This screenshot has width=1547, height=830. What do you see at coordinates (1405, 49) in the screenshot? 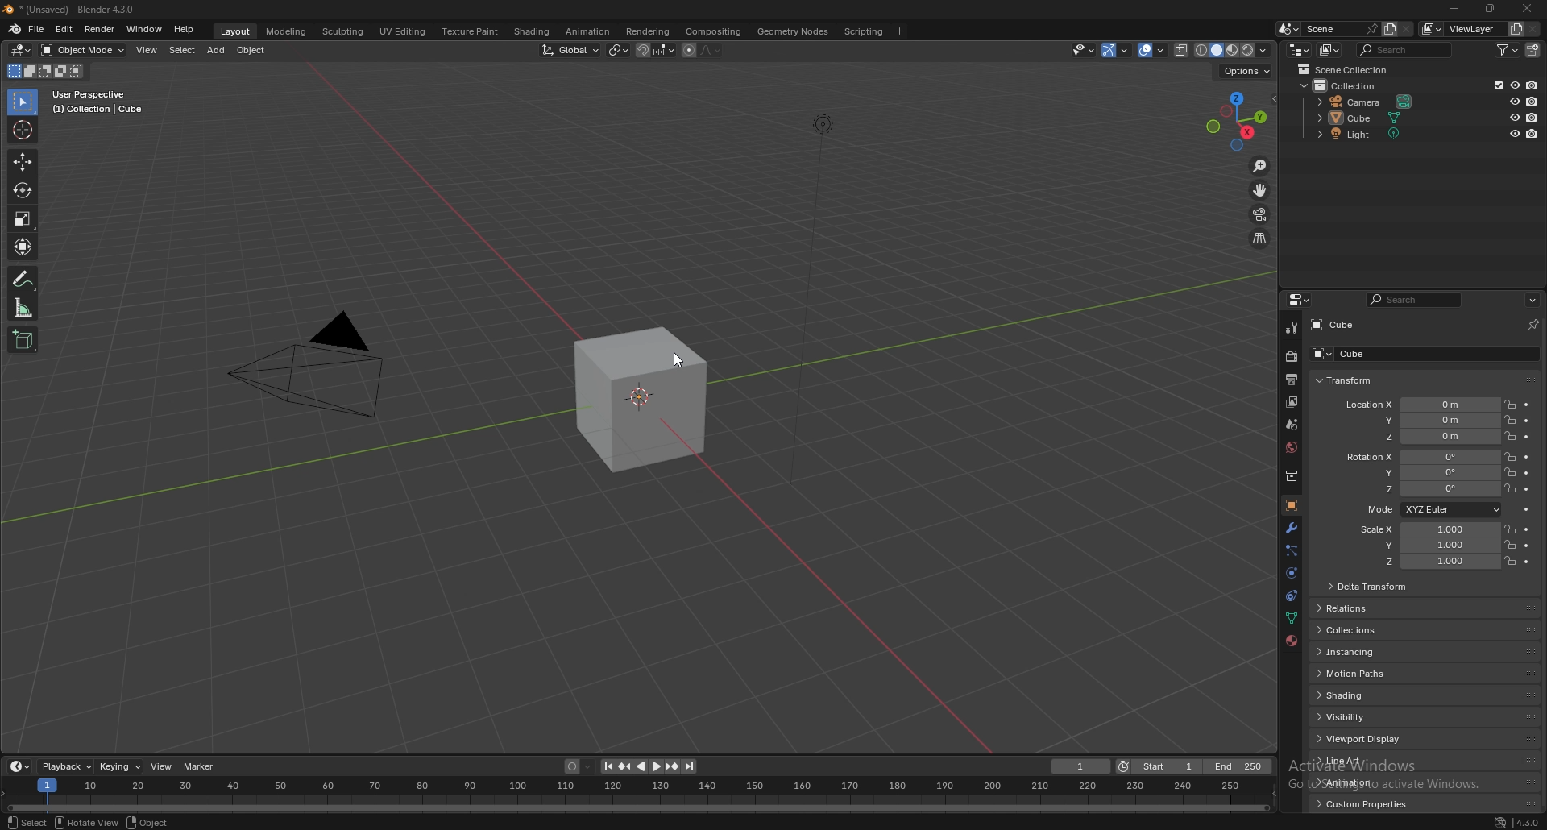
I see `search` at bounding box center [1405, 49].